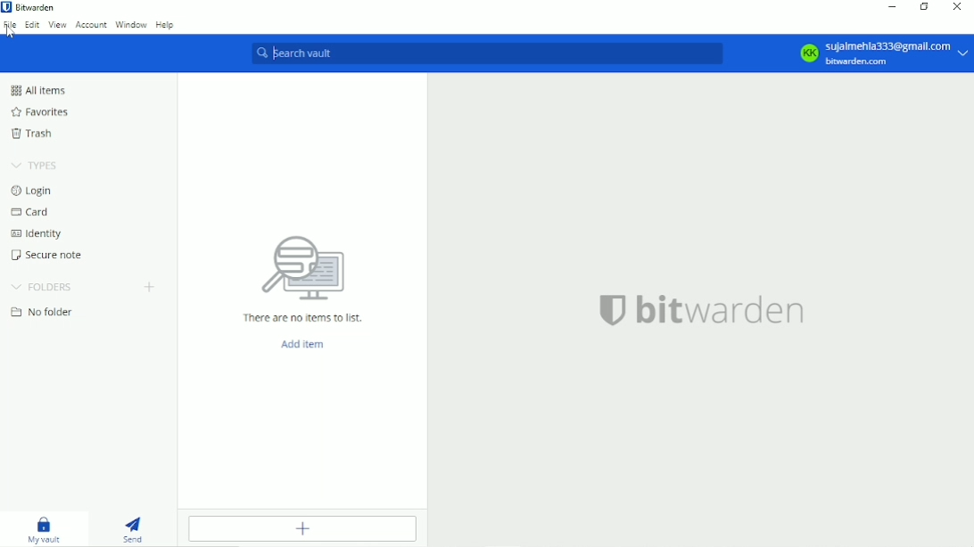  I want to click on Trash, so click(34, 135).